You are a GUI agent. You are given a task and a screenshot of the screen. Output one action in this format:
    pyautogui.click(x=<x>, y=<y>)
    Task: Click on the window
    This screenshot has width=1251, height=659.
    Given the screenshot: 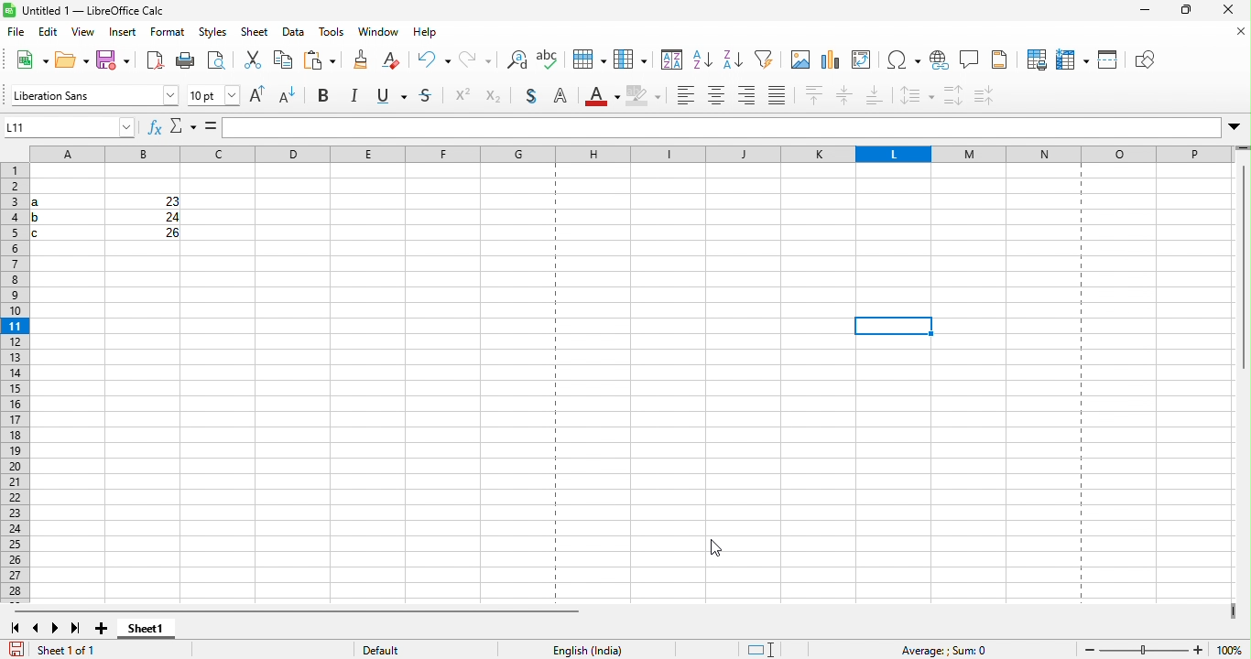 What is the action you would take?
    pyautogui.click(x=375, y=35)
    